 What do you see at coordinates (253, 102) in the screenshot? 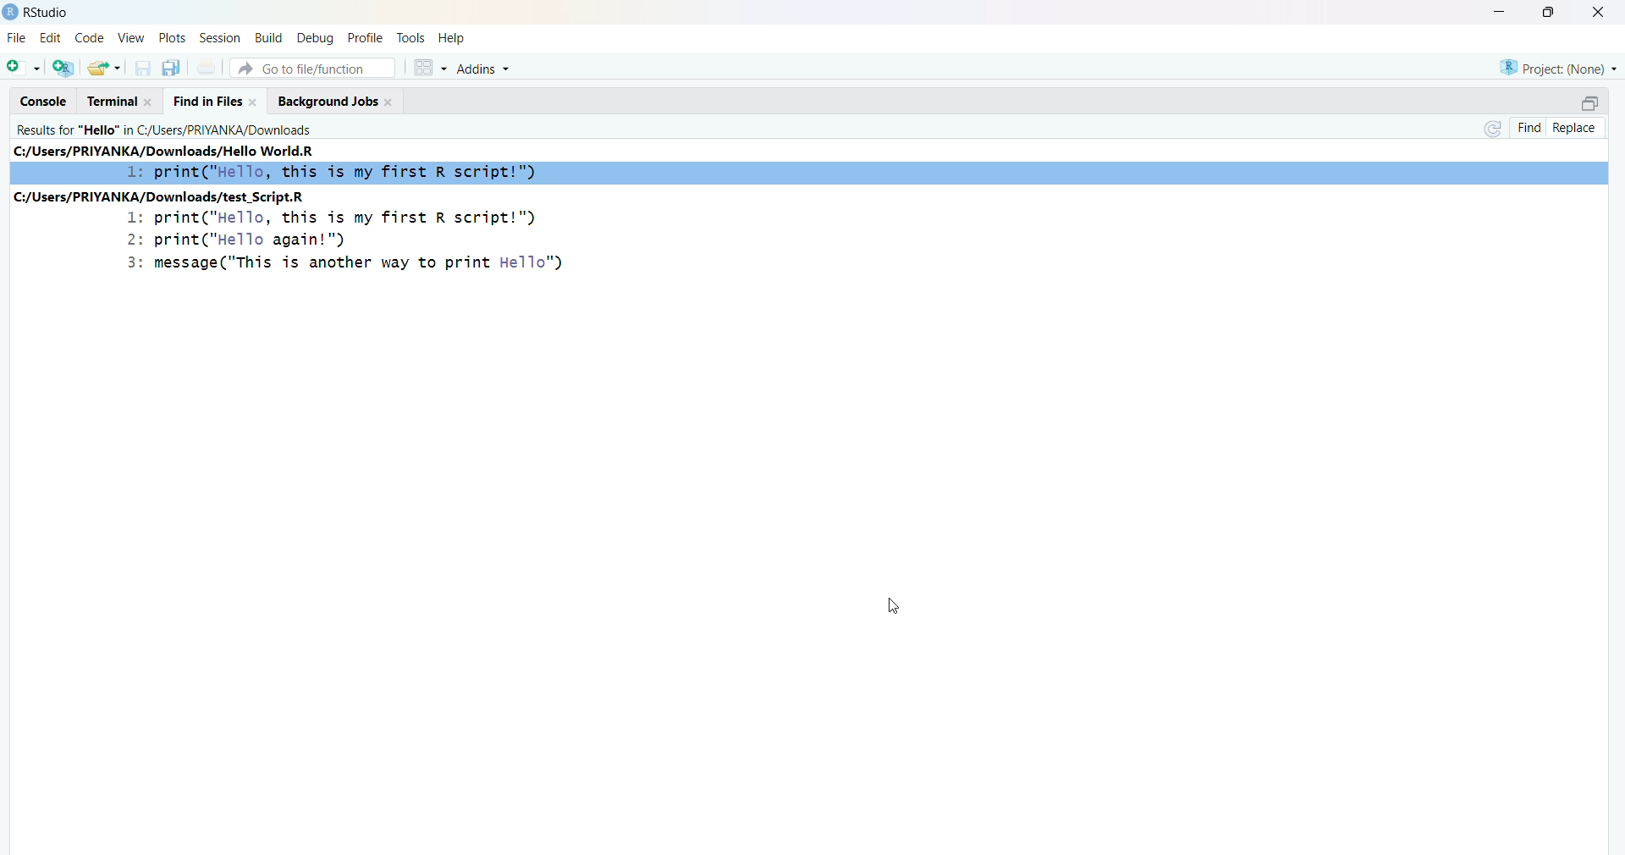
I see `Close ` at bounding box center [253, 102].